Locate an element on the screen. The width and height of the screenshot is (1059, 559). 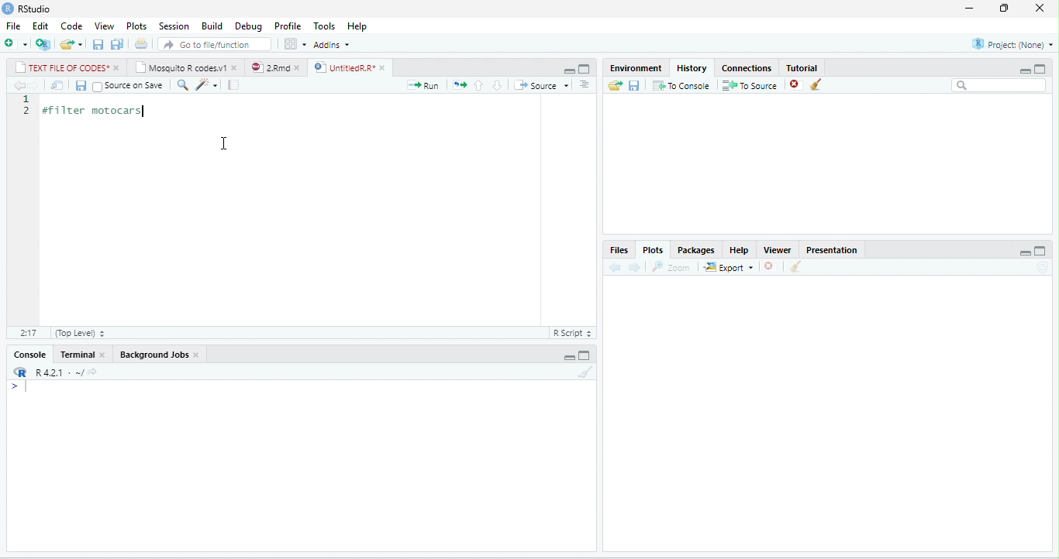
maximize is located at coordinates (1040, 251).